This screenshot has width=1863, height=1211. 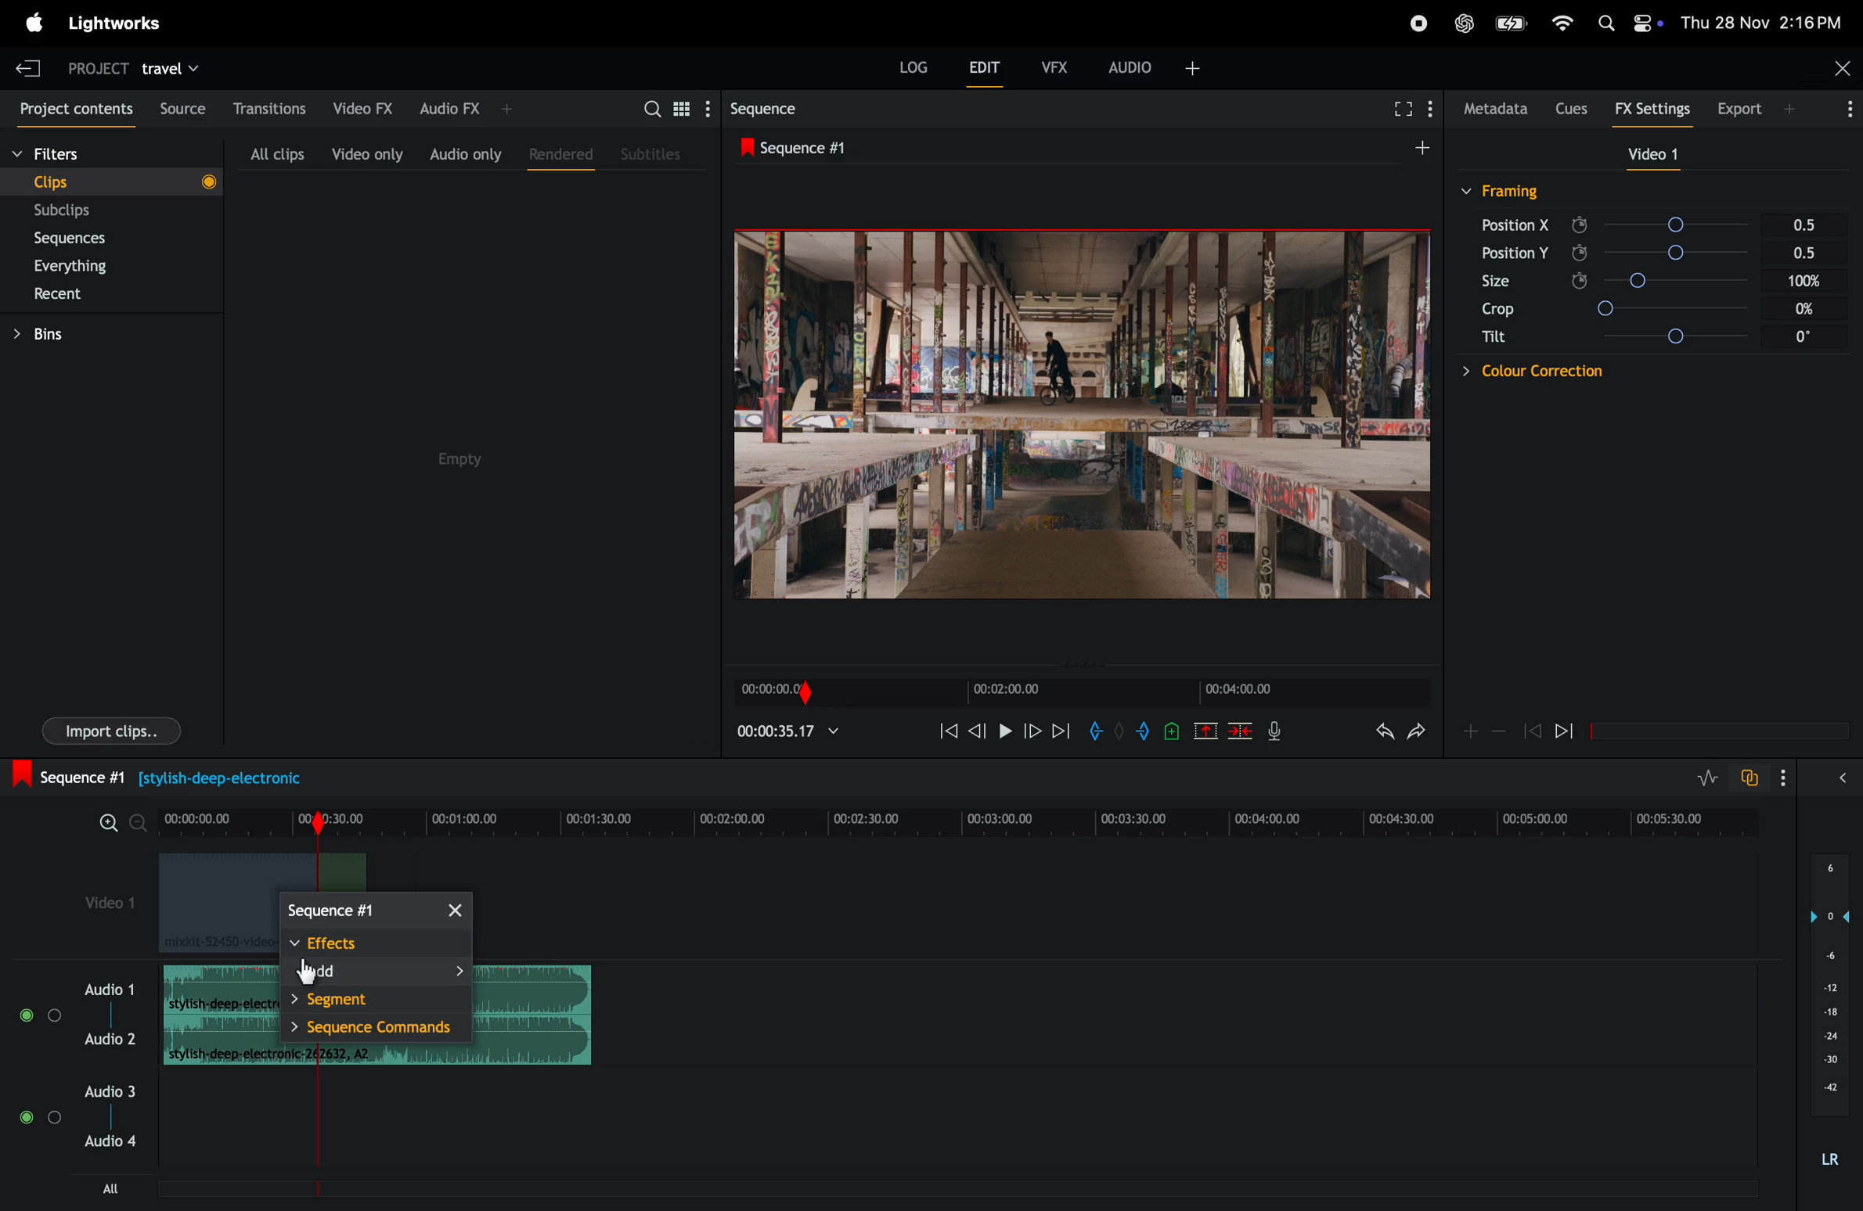 What do you see at coordinates (1532, 730) in the screenshot?
I see `jump to previous key frame` at bounding box center [1532, 730].